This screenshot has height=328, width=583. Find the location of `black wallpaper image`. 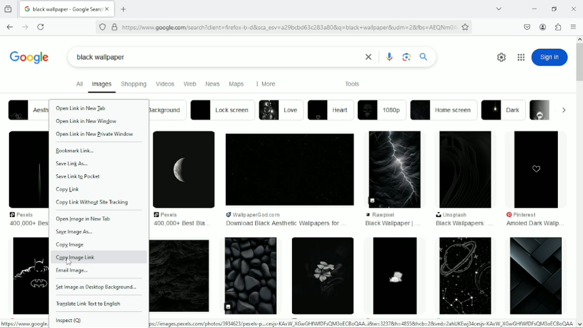

black wallpaper image is located at coordinates (321, 277).